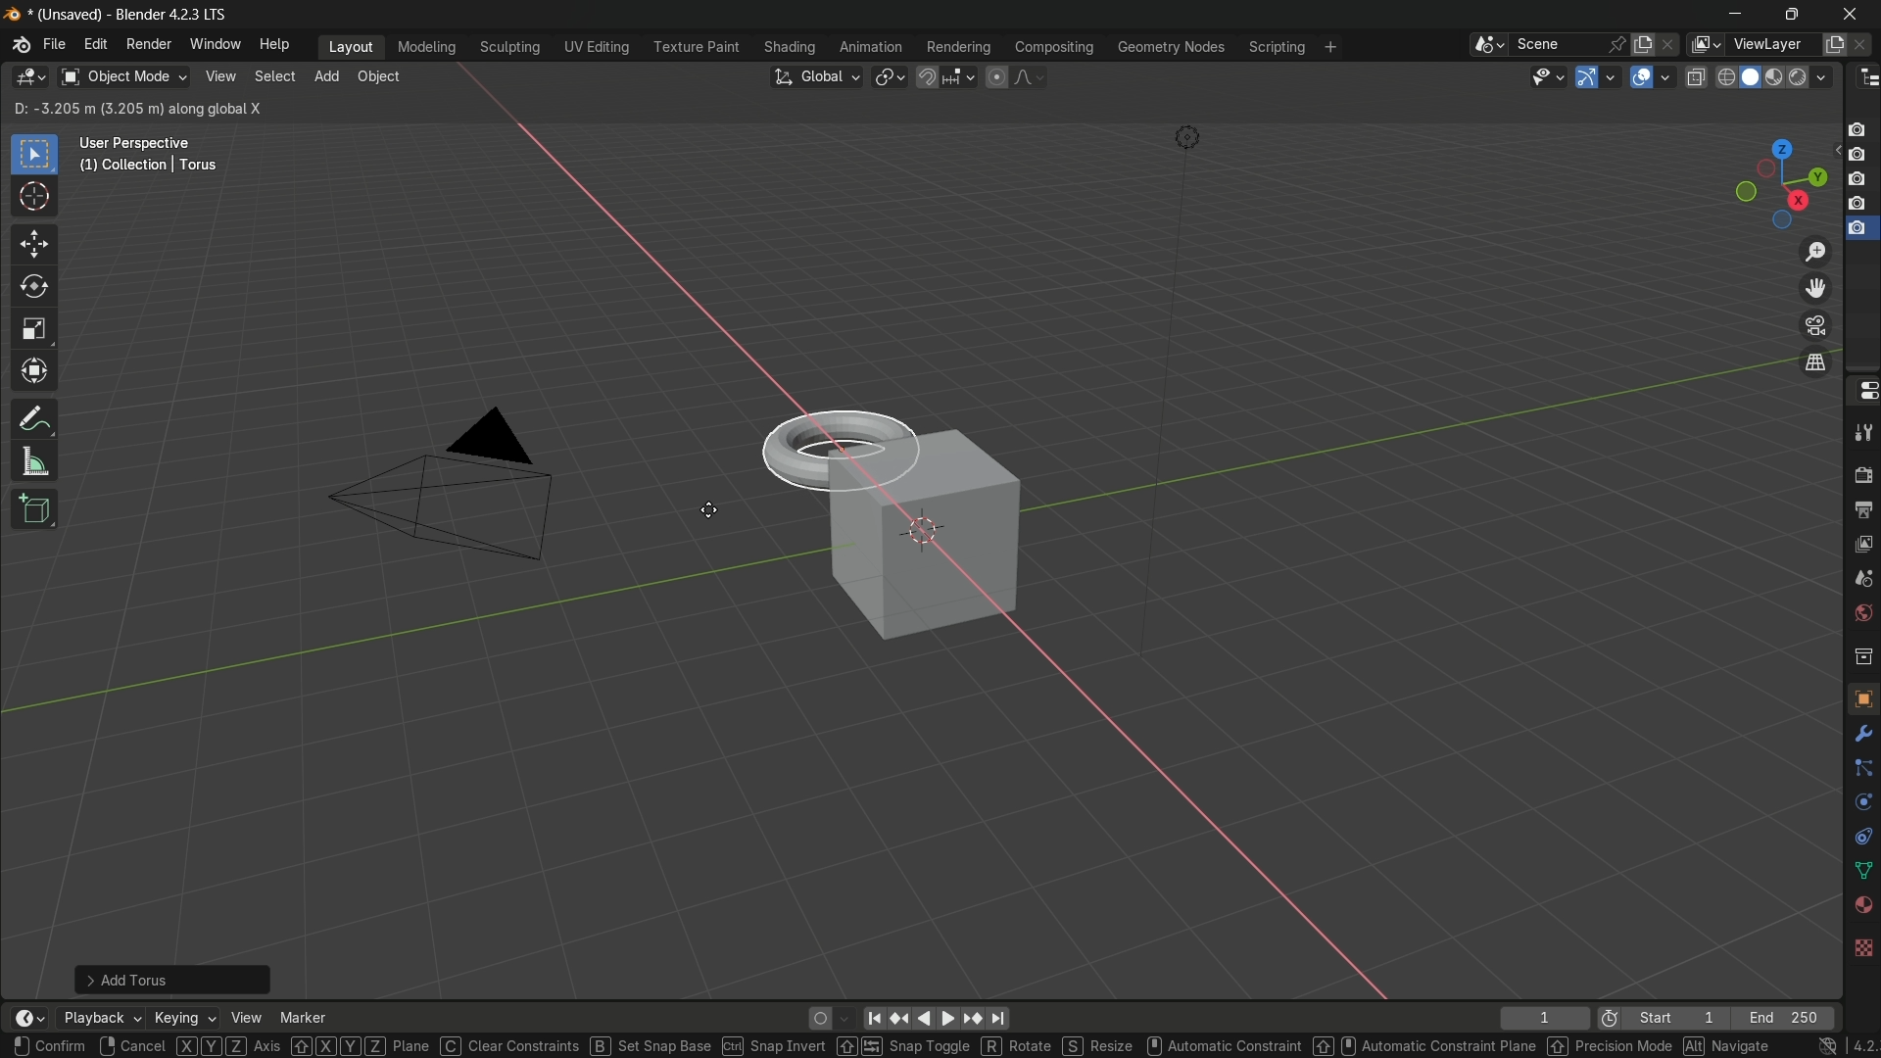  What do you see at coordinates (774, 1046) in the screenshot?
I see `Snap Invert` at bounding box center [774, 1046].